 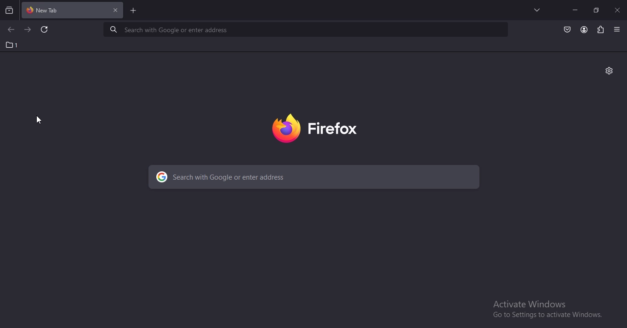 What do you see at coordinates (10, 10) in the screenshot?
I see `search tabs` at bounding box center [10, 10].